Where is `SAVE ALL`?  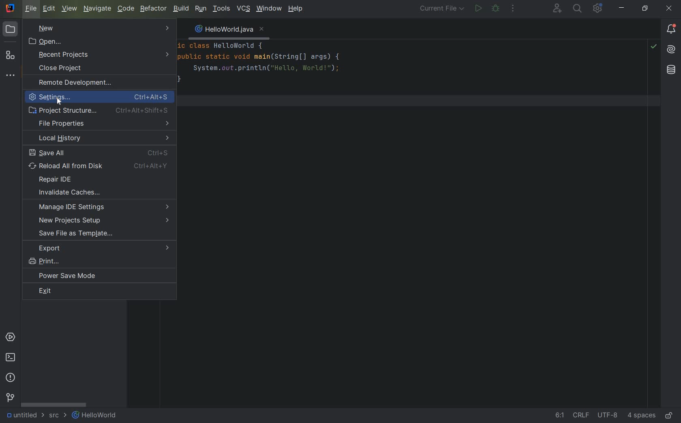 SAVE ALL is located at coordinates (98, 152).